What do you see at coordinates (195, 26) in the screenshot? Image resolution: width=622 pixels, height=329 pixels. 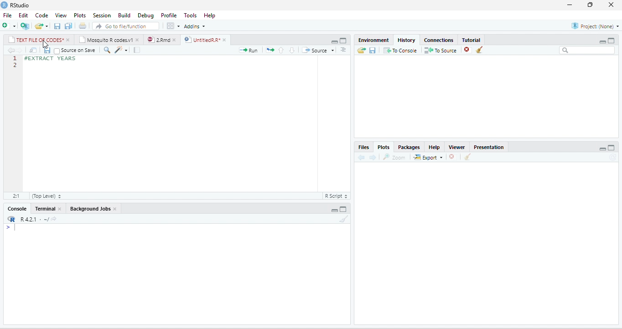 I see `Addins` at bounding box center [195, 26].